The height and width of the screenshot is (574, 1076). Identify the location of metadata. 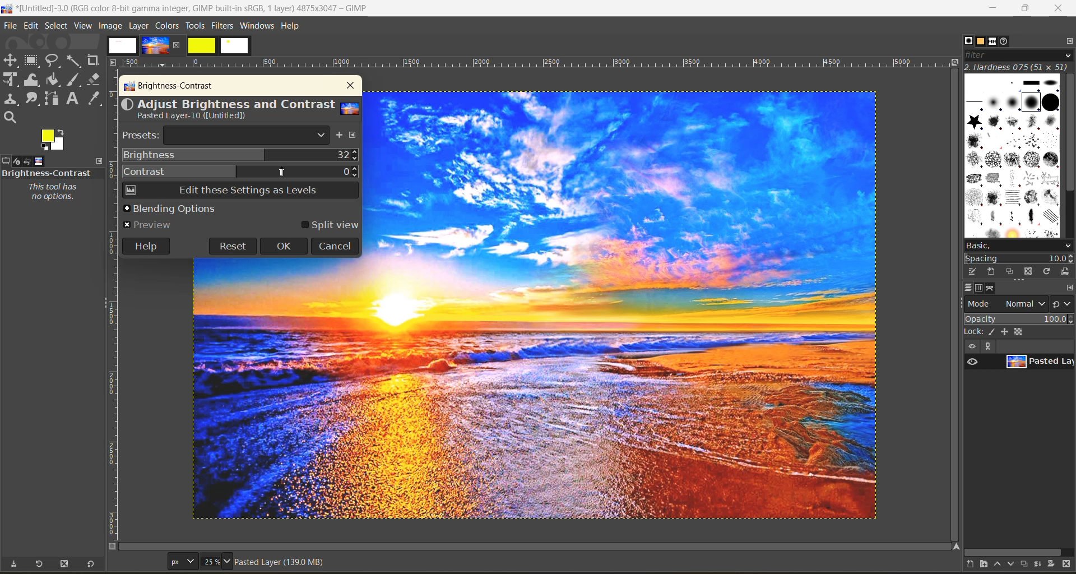
(282, 564).